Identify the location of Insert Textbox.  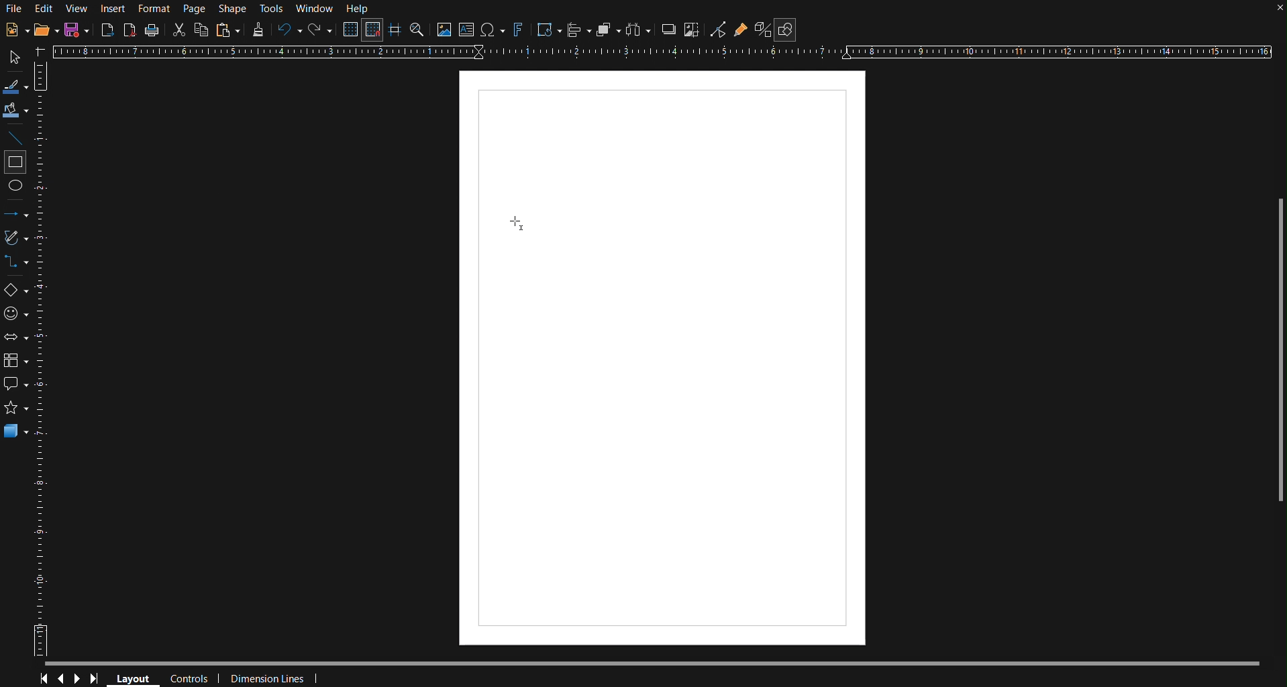
(467, 30).